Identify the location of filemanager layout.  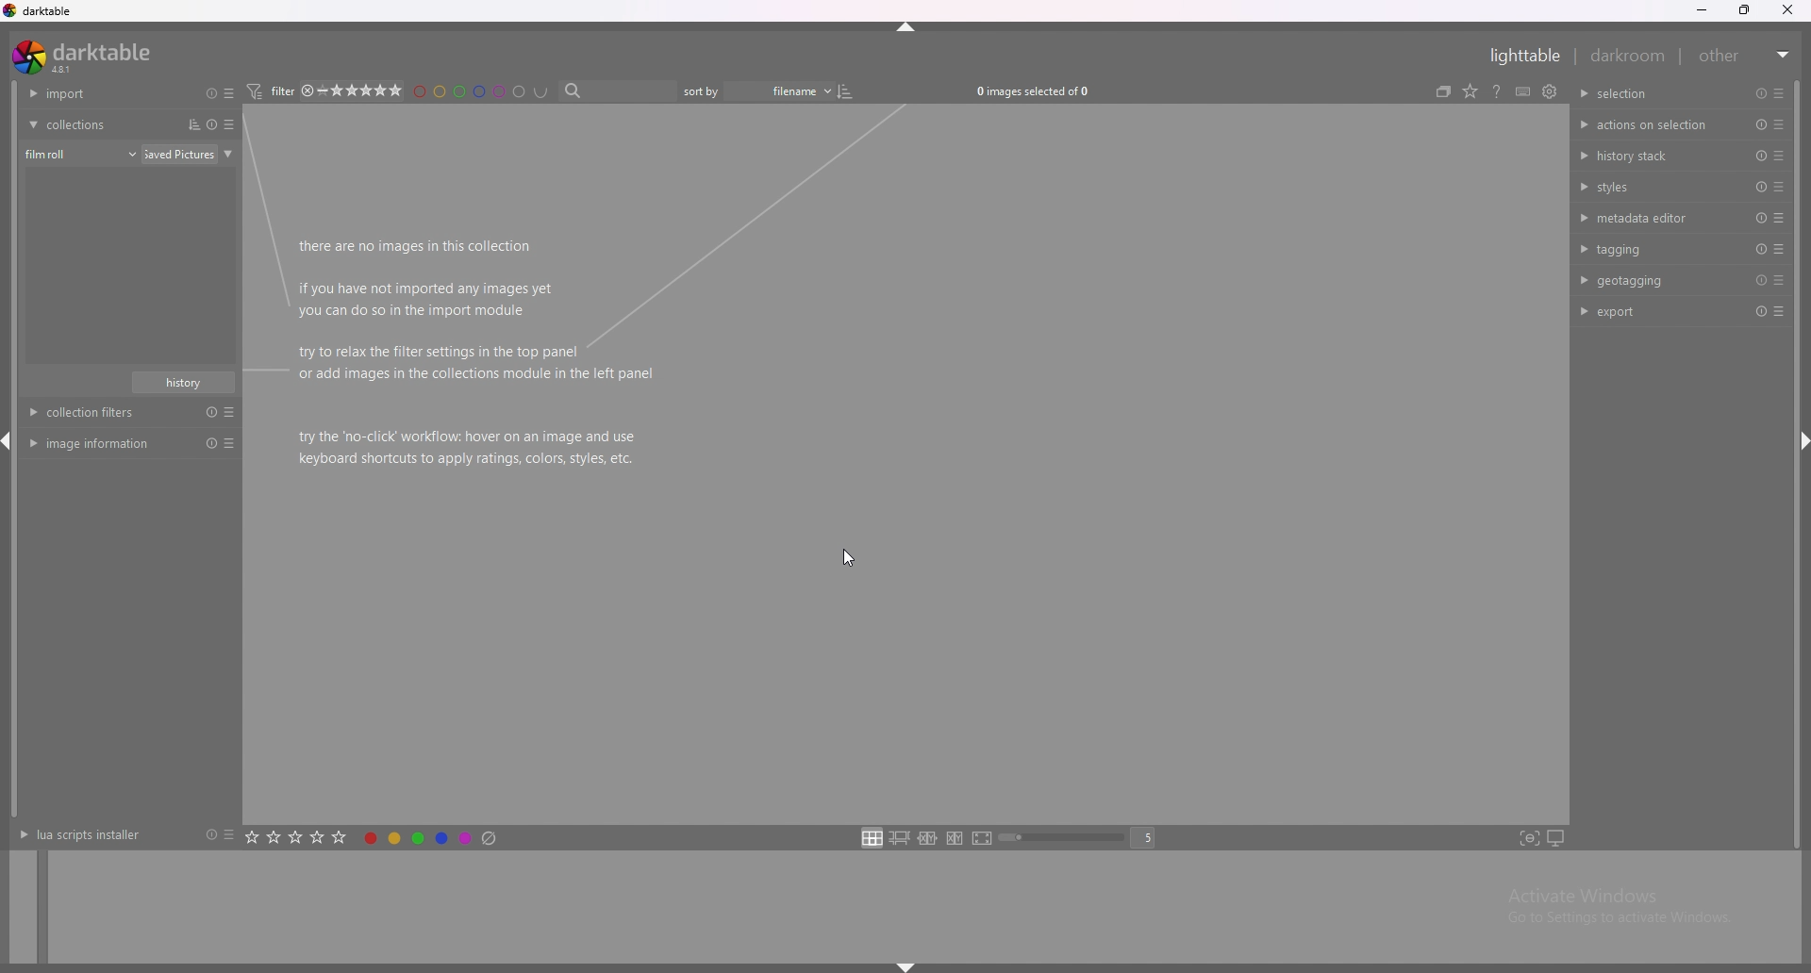
(872, 837).